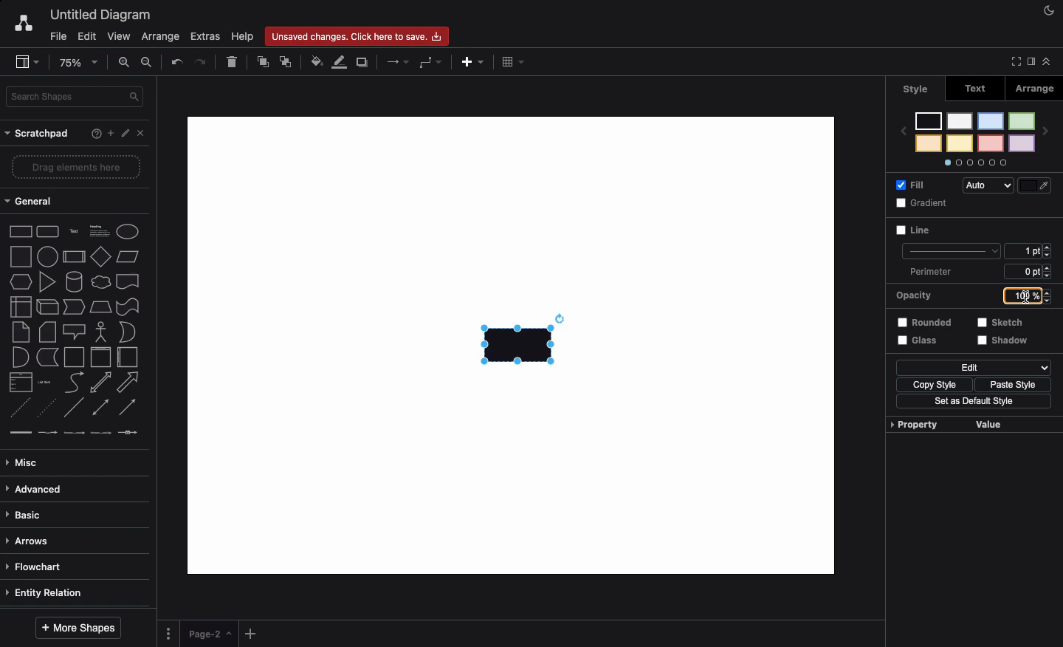  What do you see at coordinates (101, 383) in the screenshot?
I see `bidirectional arrow` at bounding box center [101, 383].